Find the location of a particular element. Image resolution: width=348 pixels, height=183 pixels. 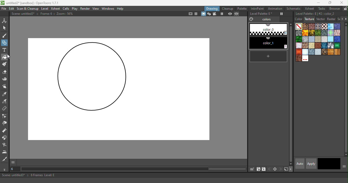

Next is located at coordinates (346, 19).